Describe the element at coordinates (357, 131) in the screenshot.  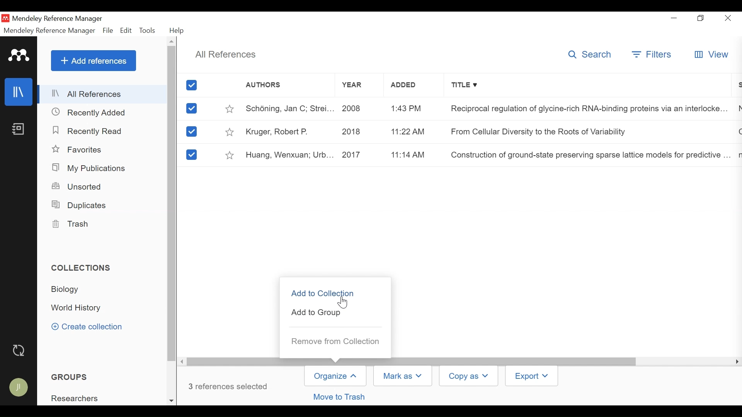
I see `2018` at that location.